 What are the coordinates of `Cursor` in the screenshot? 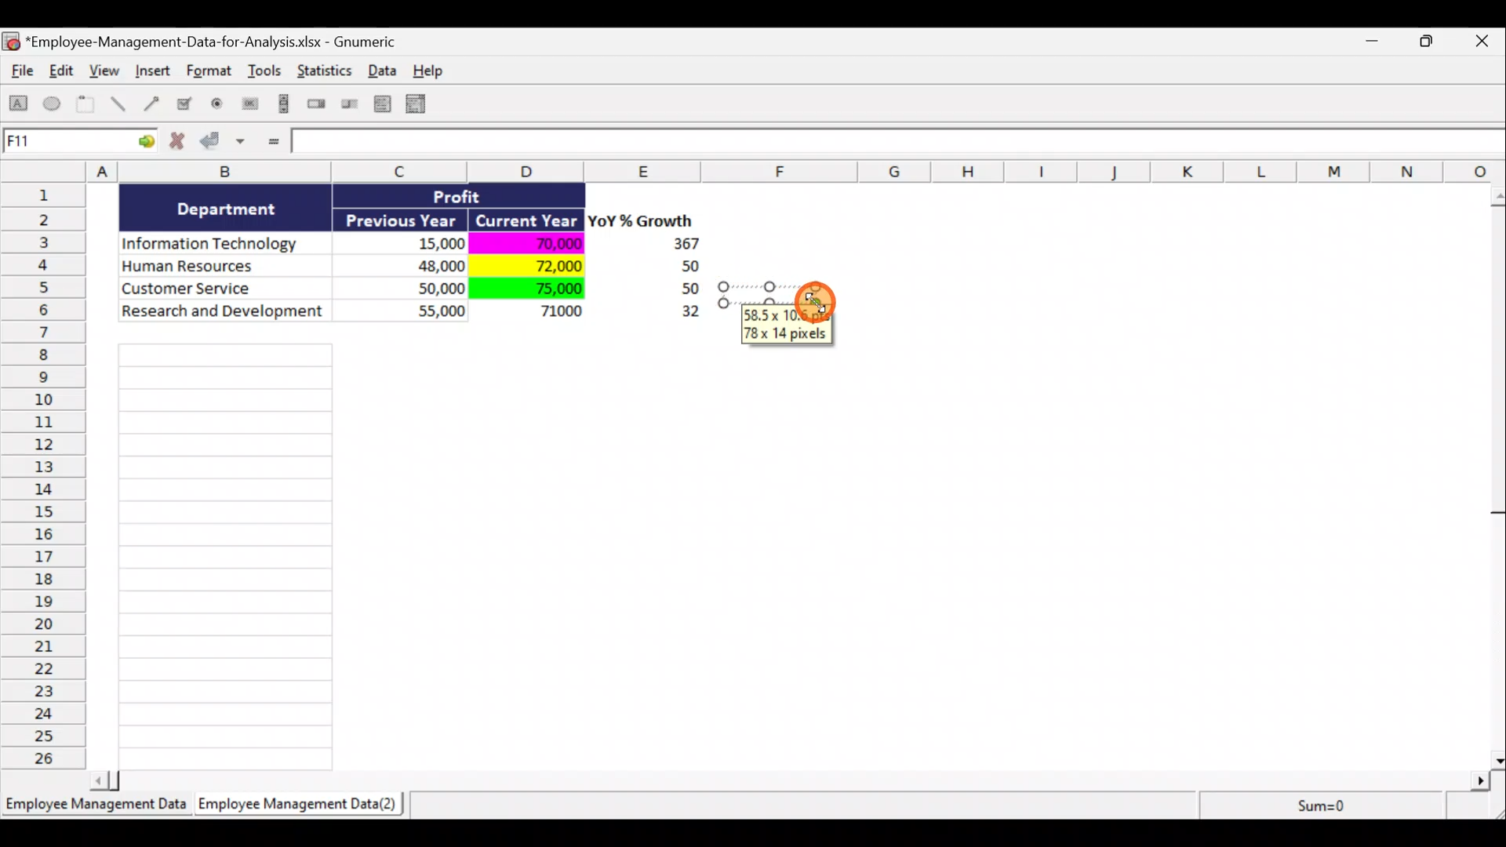 It's located at (815, 300).